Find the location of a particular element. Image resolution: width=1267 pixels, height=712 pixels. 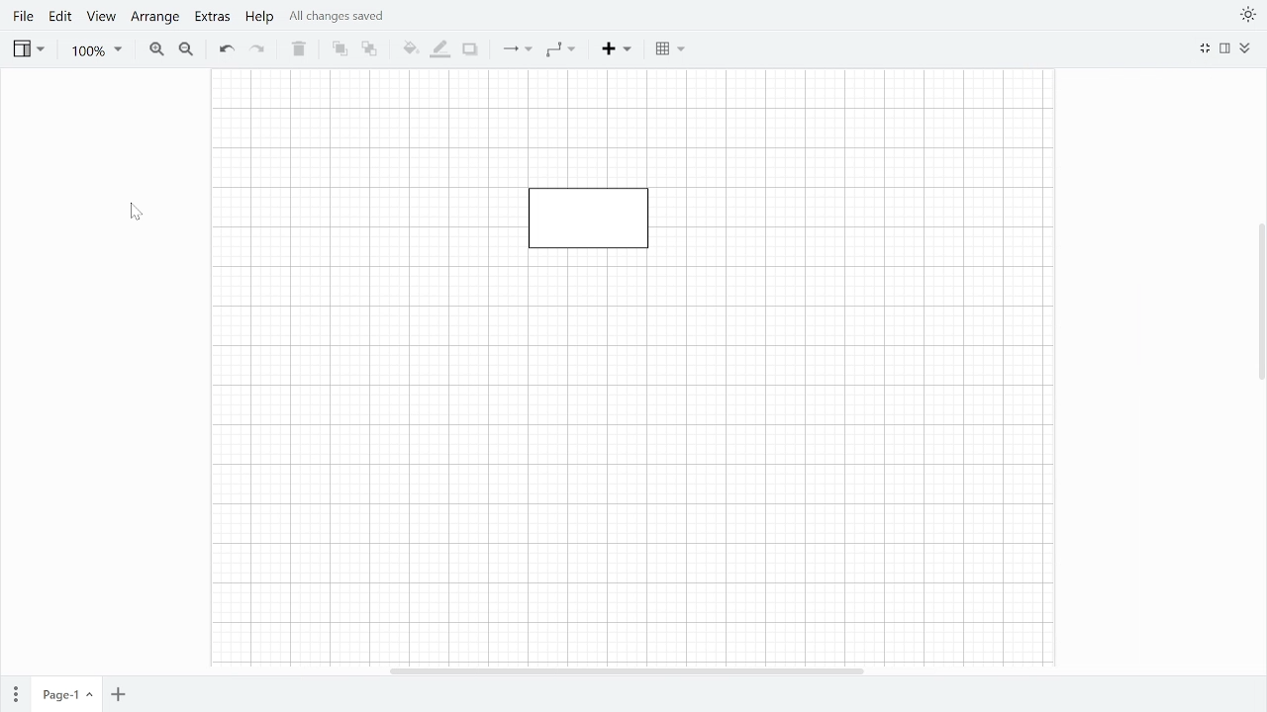

Page fit to width is located at coordinates (599, 370).